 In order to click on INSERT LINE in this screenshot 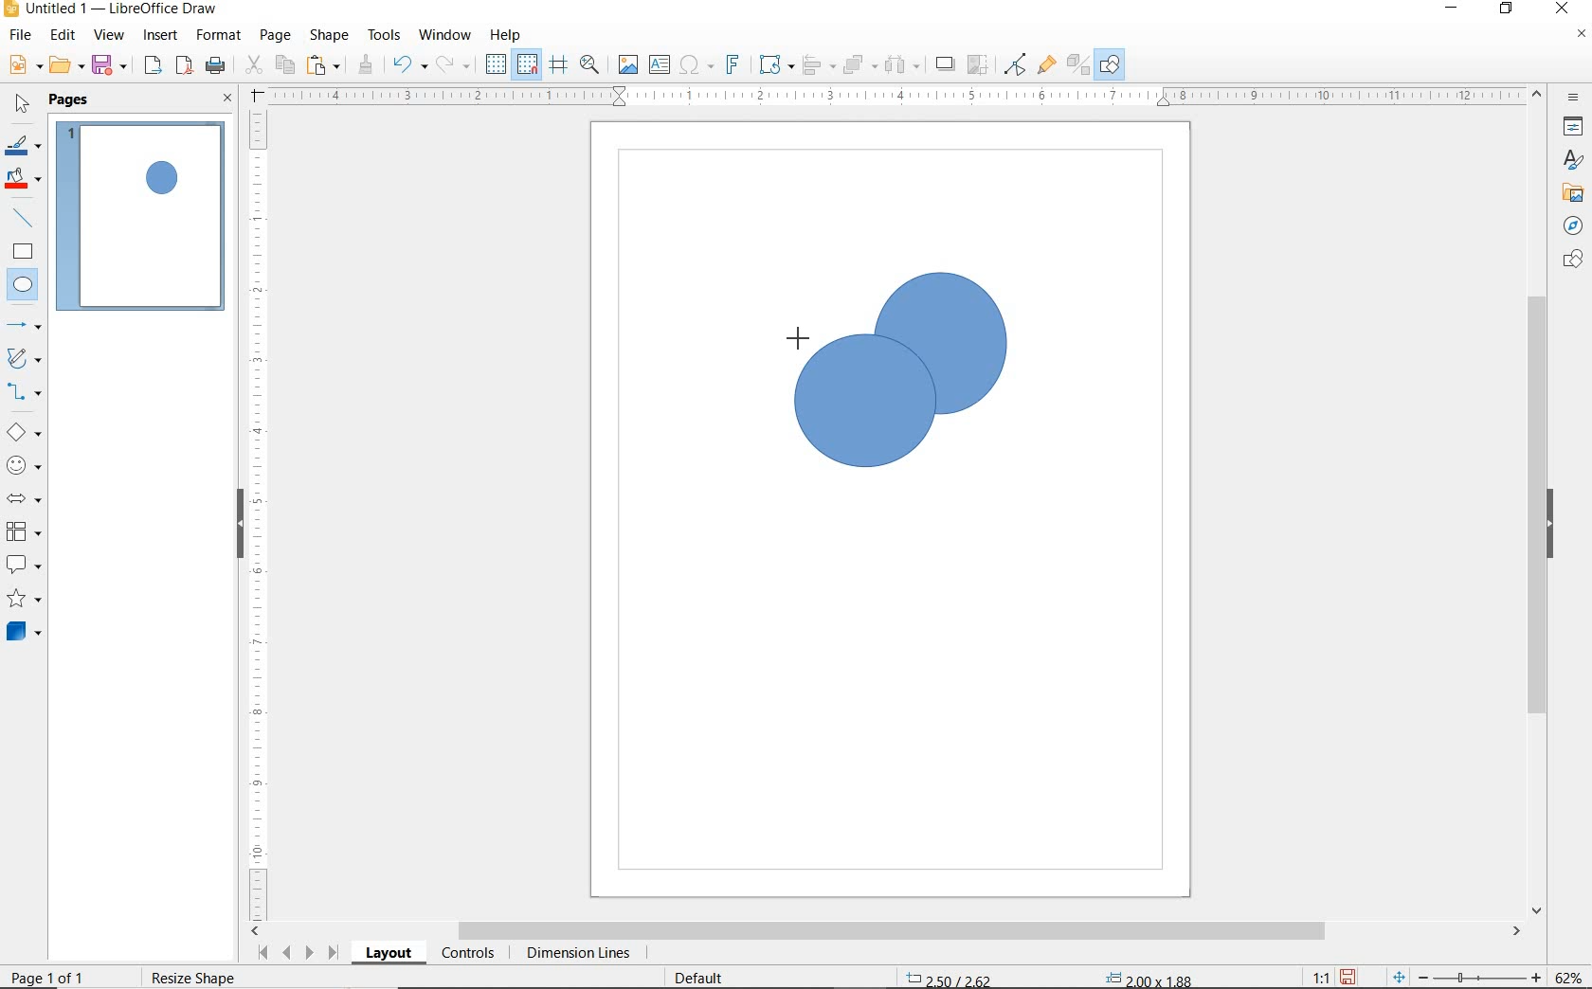, I will do `click(26, 218)`.